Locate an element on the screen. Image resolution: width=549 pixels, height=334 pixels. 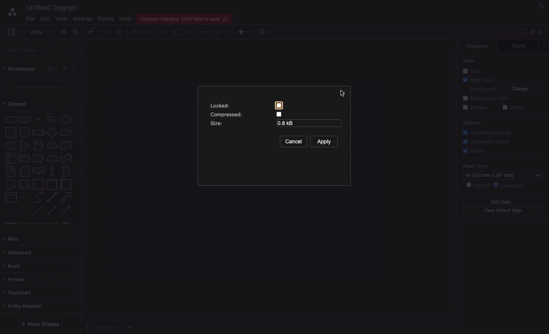
Background color is located at coordinates (486, 98).